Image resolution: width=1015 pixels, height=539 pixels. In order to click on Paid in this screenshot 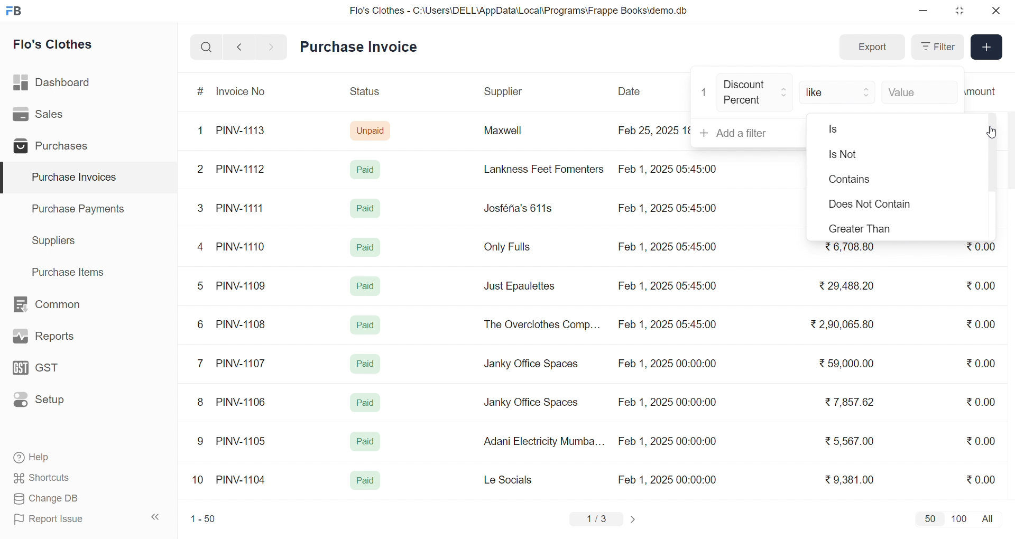, I will do `click(366, 403)`.